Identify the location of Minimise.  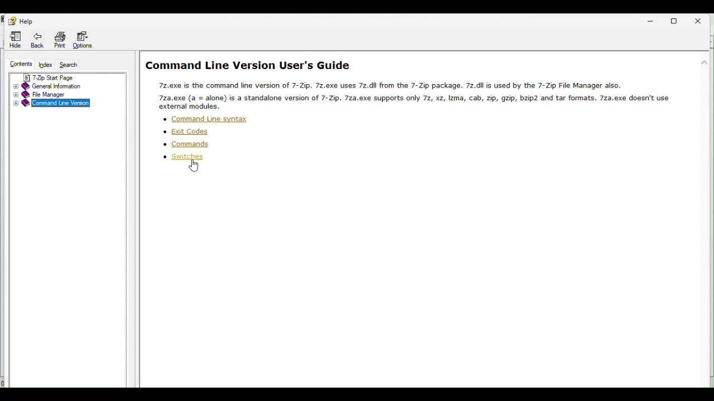
(653, 19).